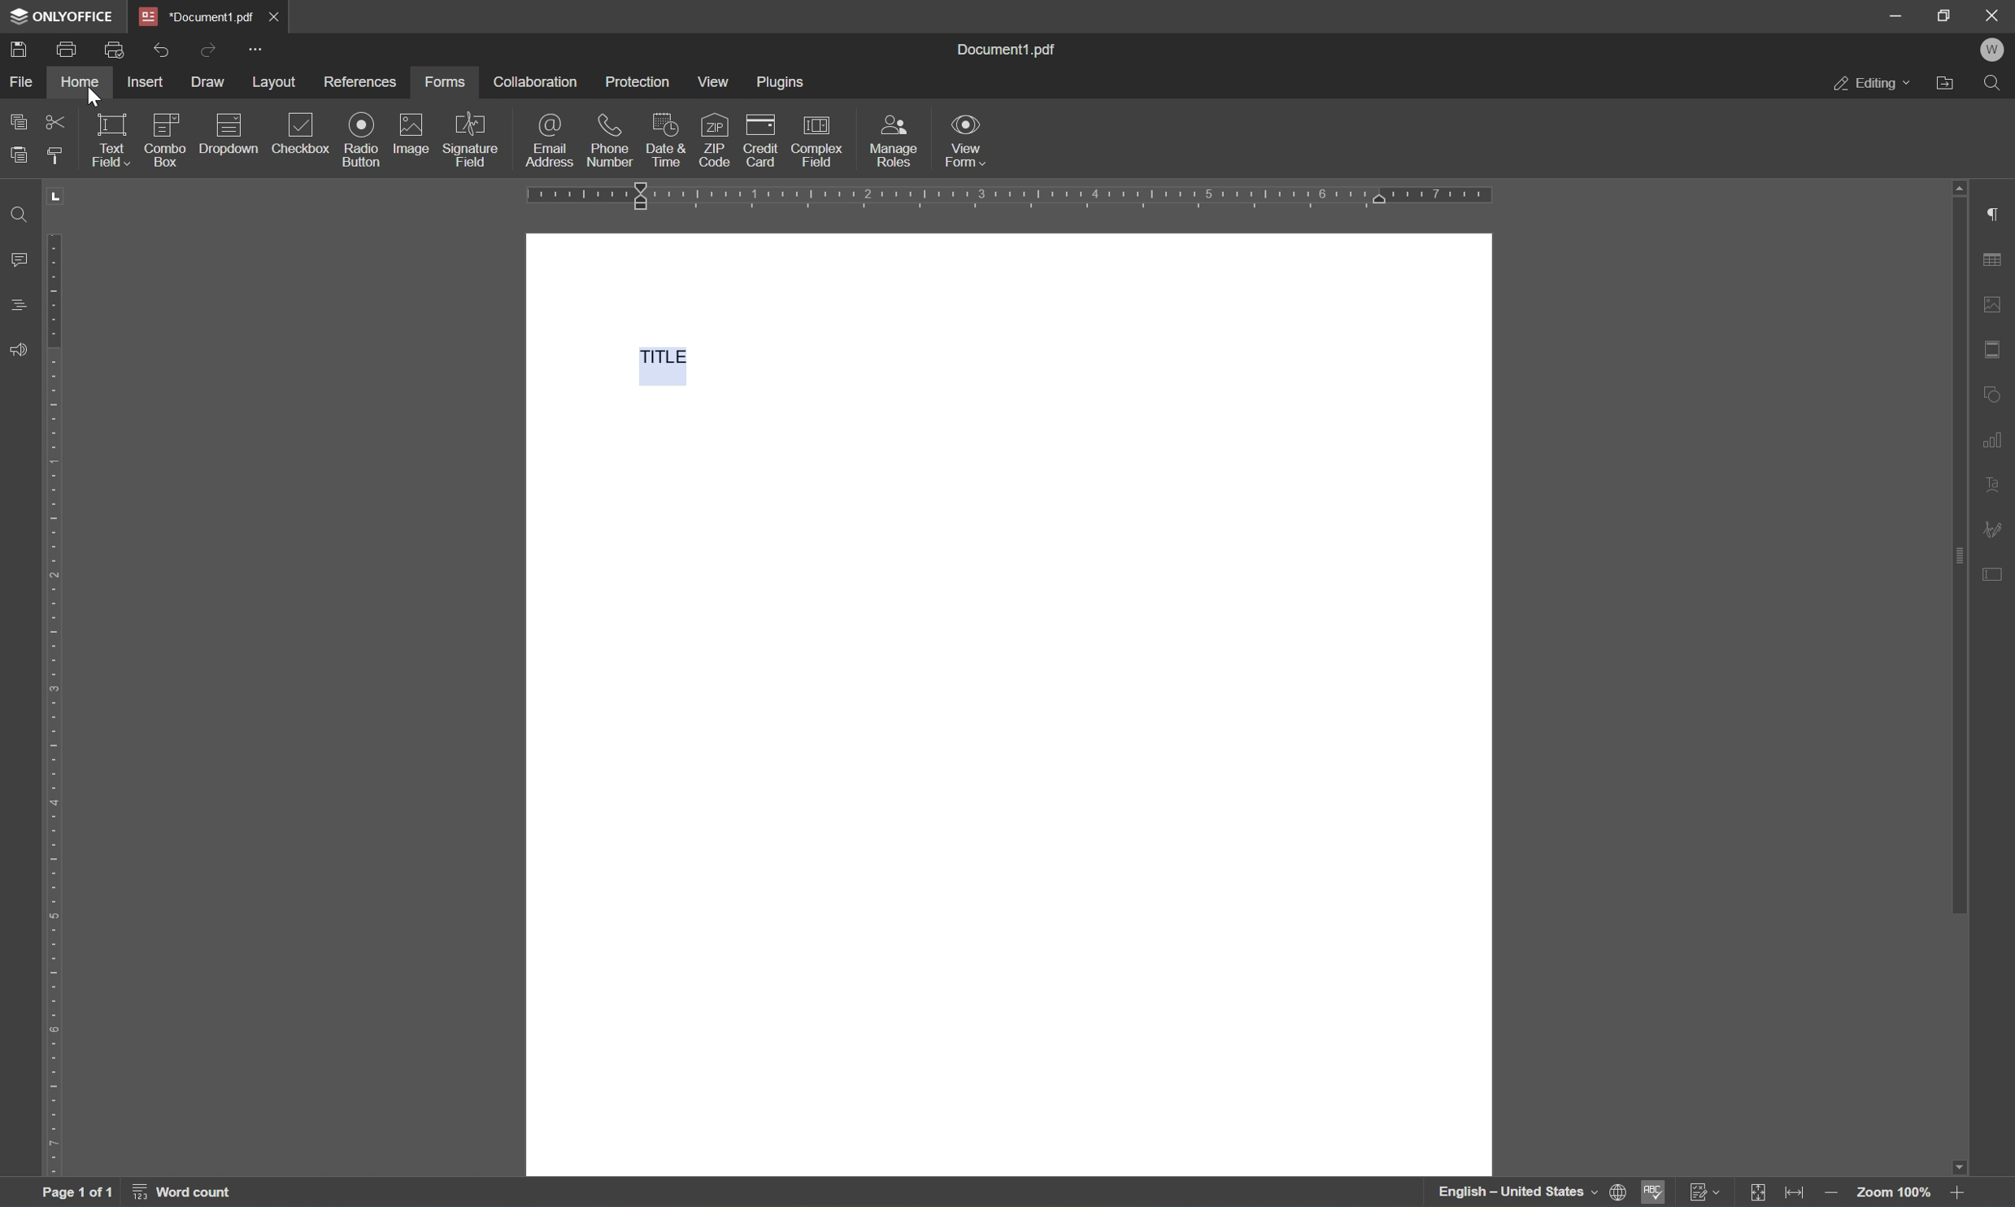 The height and width of the screenshot is (1207, 2015). What do you see at coordinates (1999, 213) in the screenshot?
I see `paragraph settings` at bounding box center [1999, 213].